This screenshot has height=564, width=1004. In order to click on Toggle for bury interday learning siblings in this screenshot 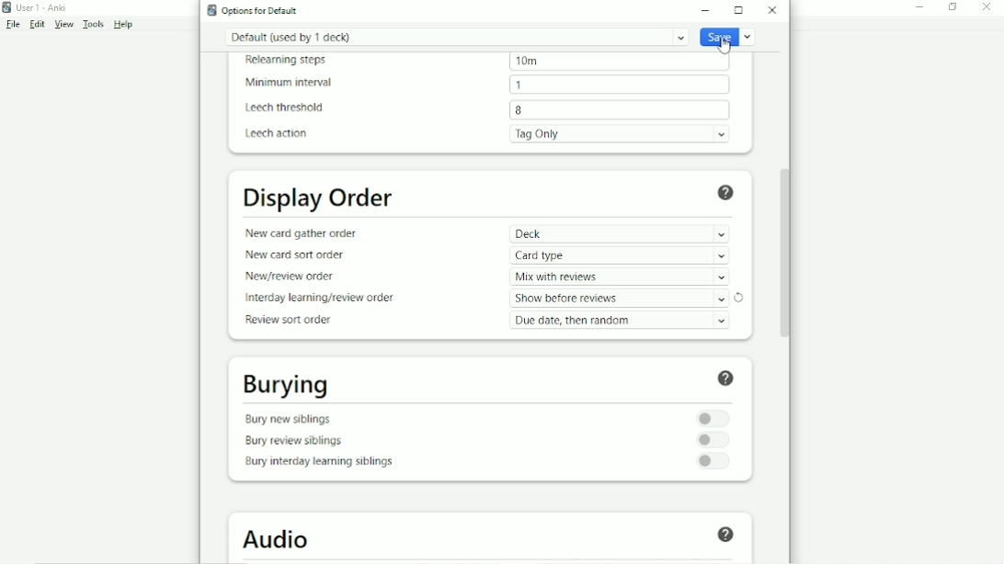, I will do `click(713, 461)`.